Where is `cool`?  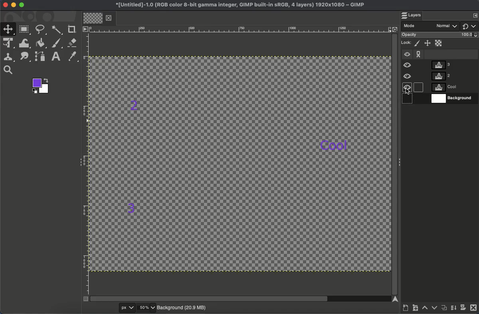
cool is located at coordinates (336, 143).